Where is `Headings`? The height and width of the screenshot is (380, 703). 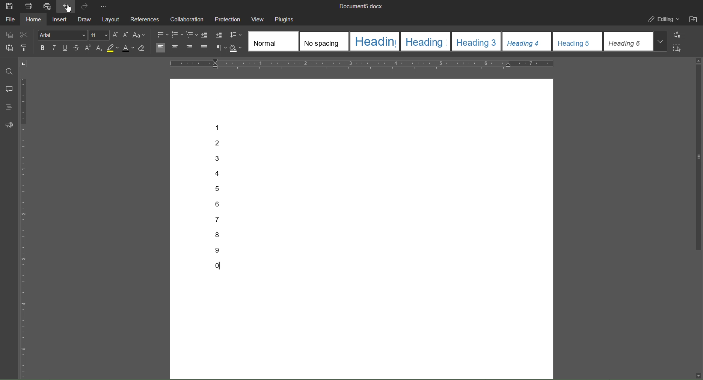 Headings is located at coordinates (9, 107).